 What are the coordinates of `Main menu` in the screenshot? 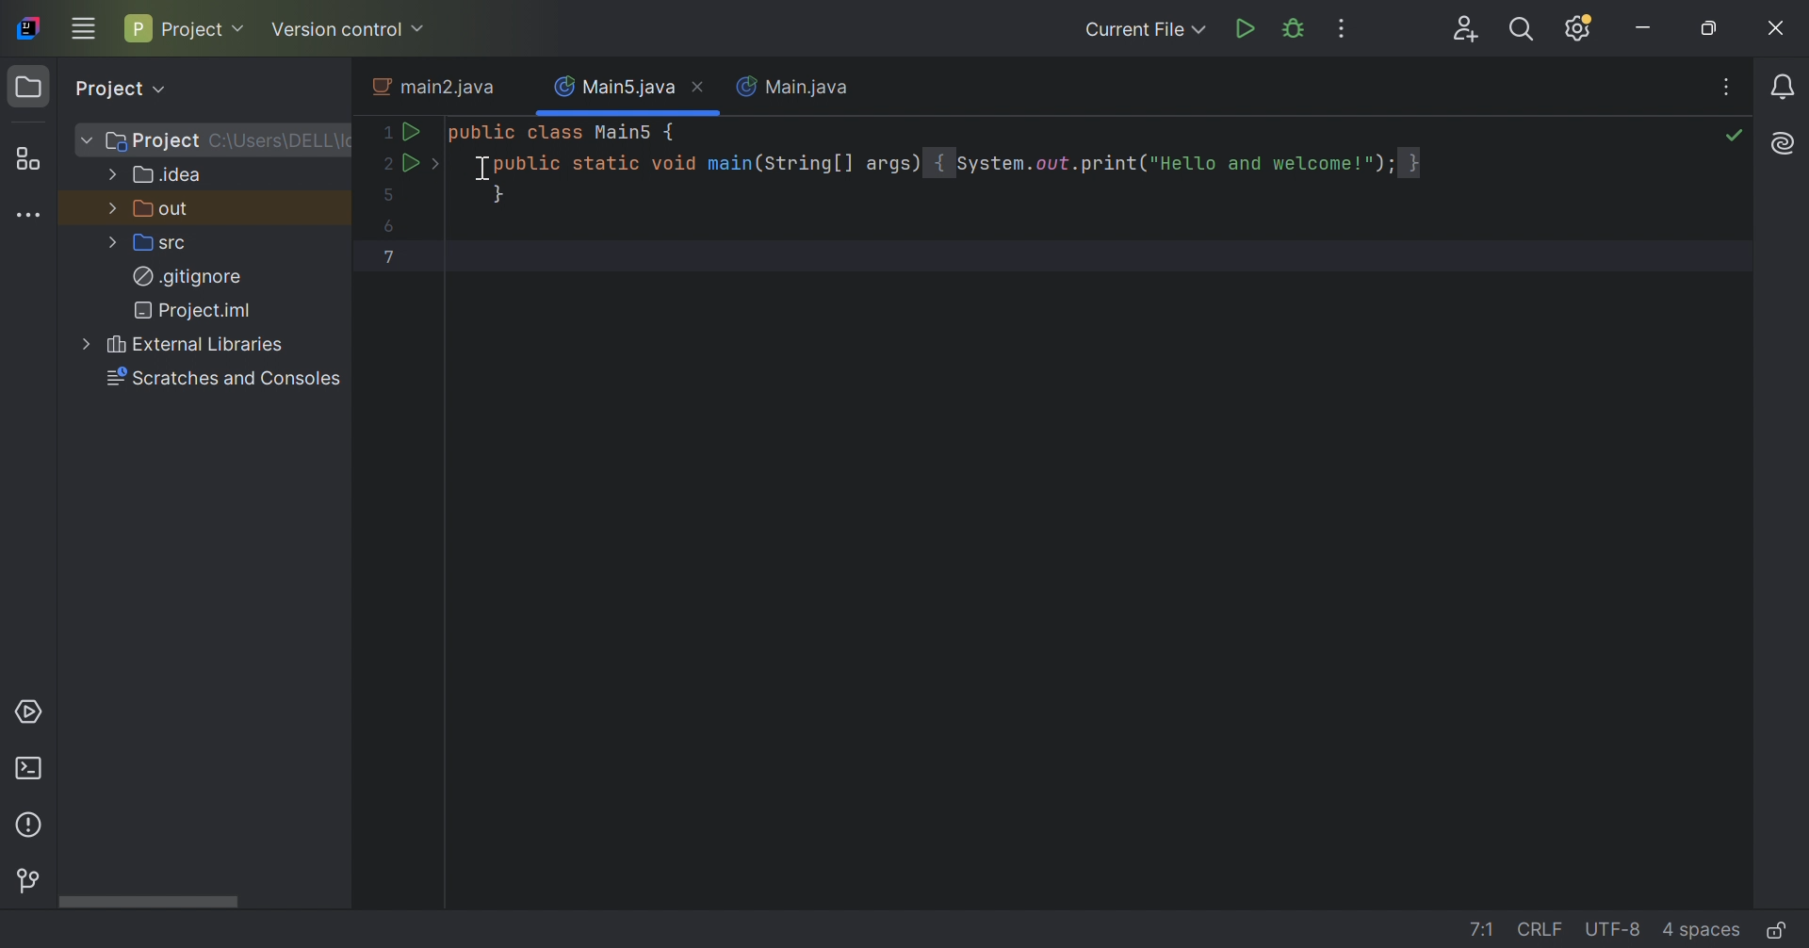 It's located at (83, 28).